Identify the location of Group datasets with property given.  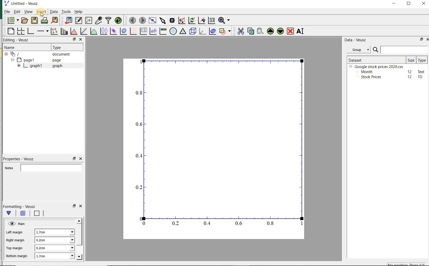
(357, 50).